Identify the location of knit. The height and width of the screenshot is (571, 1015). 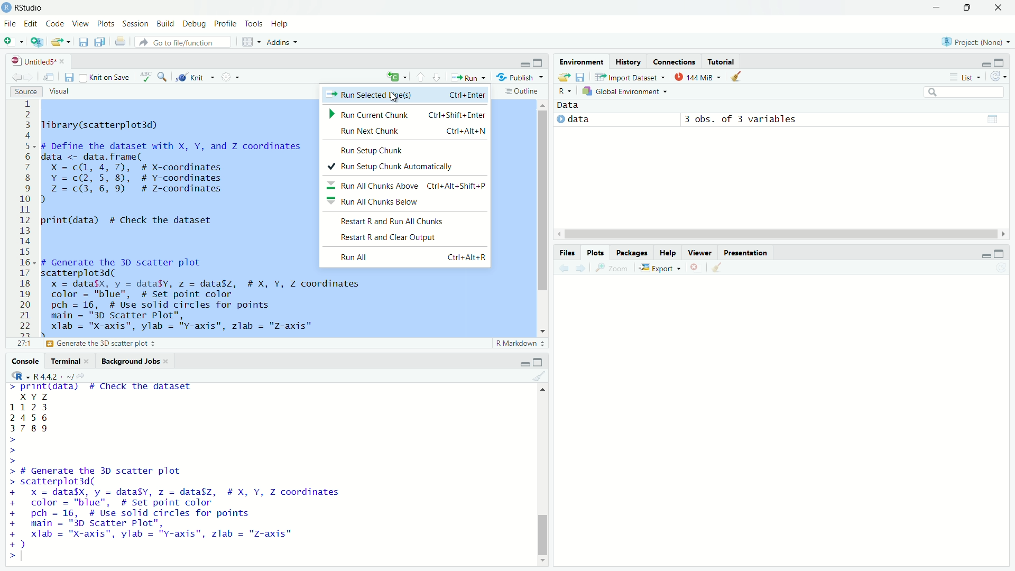
(194, 75).